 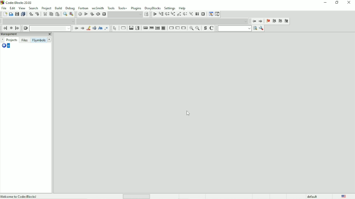 What do you see at coordinates (47, 8) in the screenshot?
I see `Project` at bounding box center [47, 8].